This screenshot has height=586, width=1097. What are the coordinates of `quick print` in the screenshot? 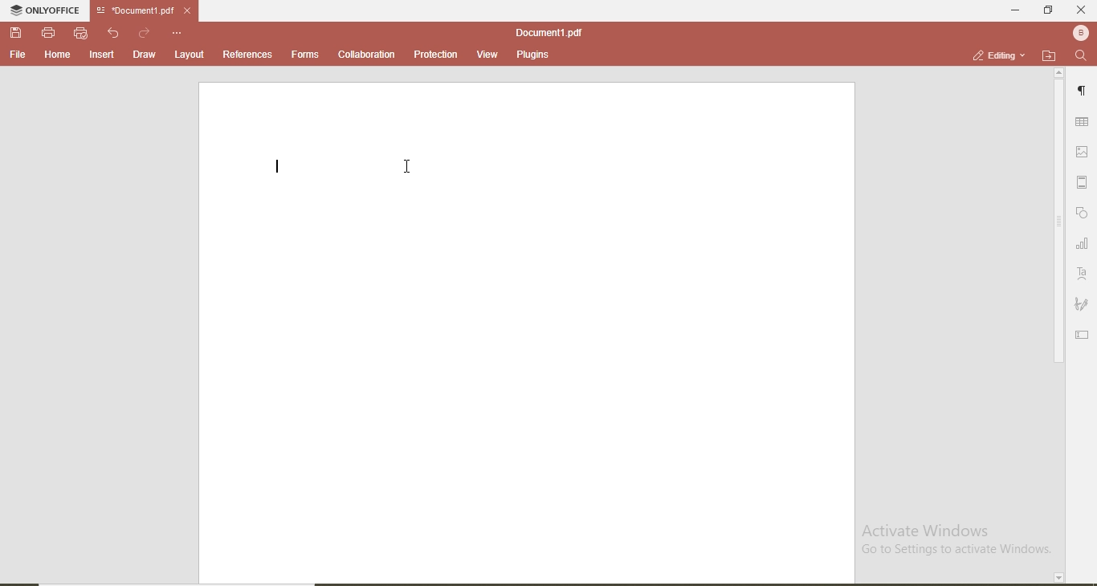 It's located at (80, 34).